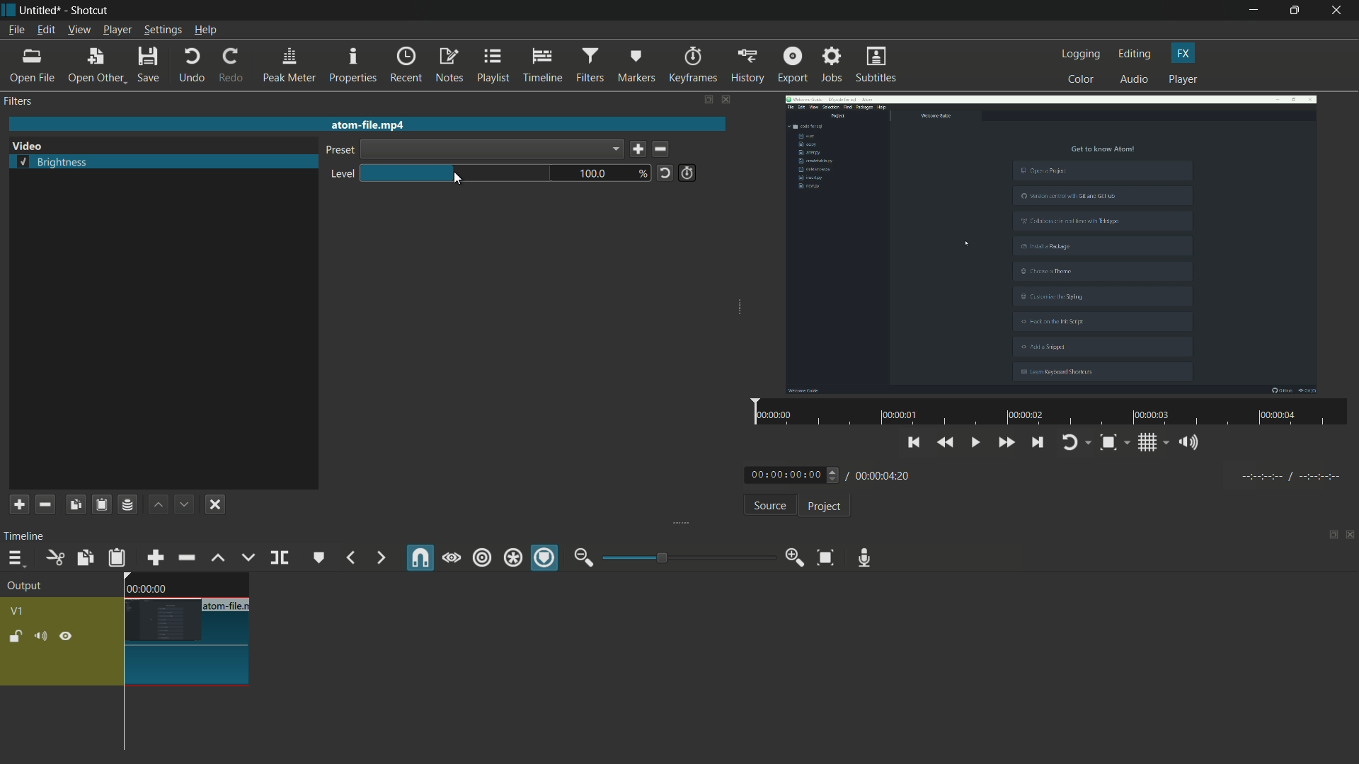 The height and width of the screenshot is (764, 1359). What do you see at coordinates (683, 557) in the screenshot?
I see `zoom bar` at bounding box center [683, 557].